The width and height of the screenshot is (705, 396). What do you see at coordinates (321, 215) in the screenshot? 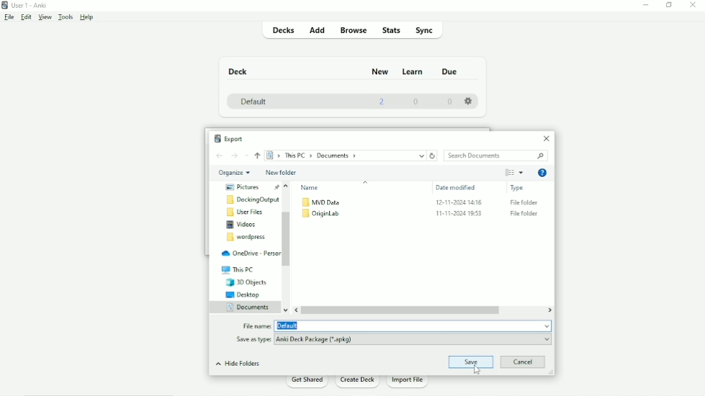
I see `OriginLab` at bounding box center [321, 215].